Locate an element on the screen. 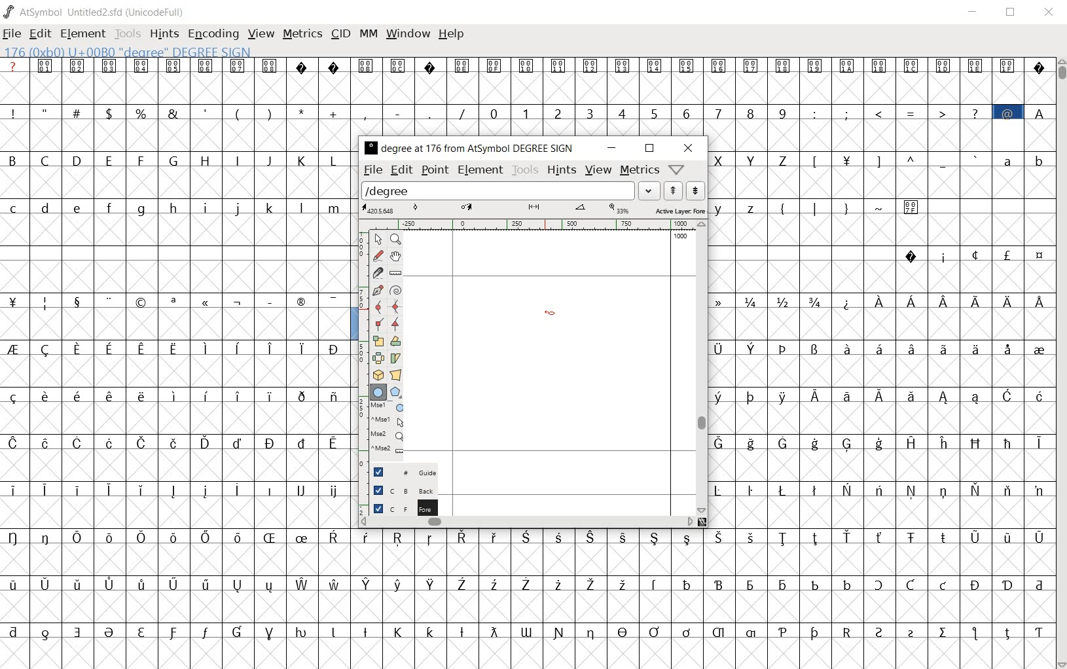 The width and height of the screenshot is (1067, 669). restore down is located at coordinates (649, 149).